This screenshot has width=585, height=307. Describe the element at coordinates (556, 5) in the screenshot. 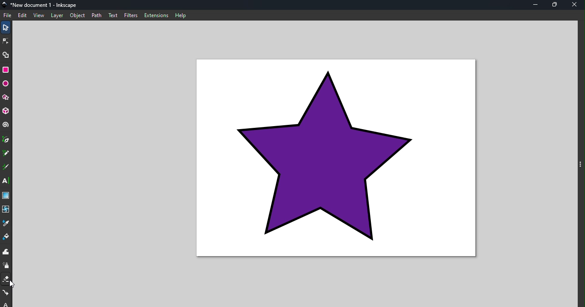

I see `maximize` at that location.